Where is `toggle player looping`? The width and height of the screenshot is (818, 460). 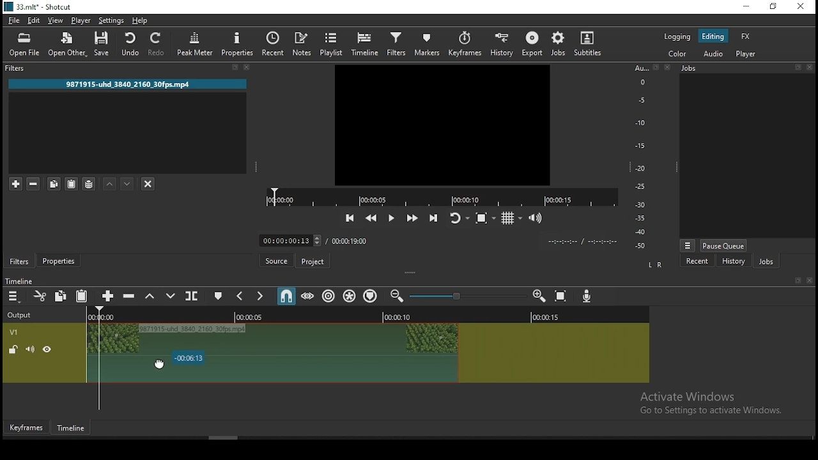 toggle player looping is located at coordinates (458, 218).